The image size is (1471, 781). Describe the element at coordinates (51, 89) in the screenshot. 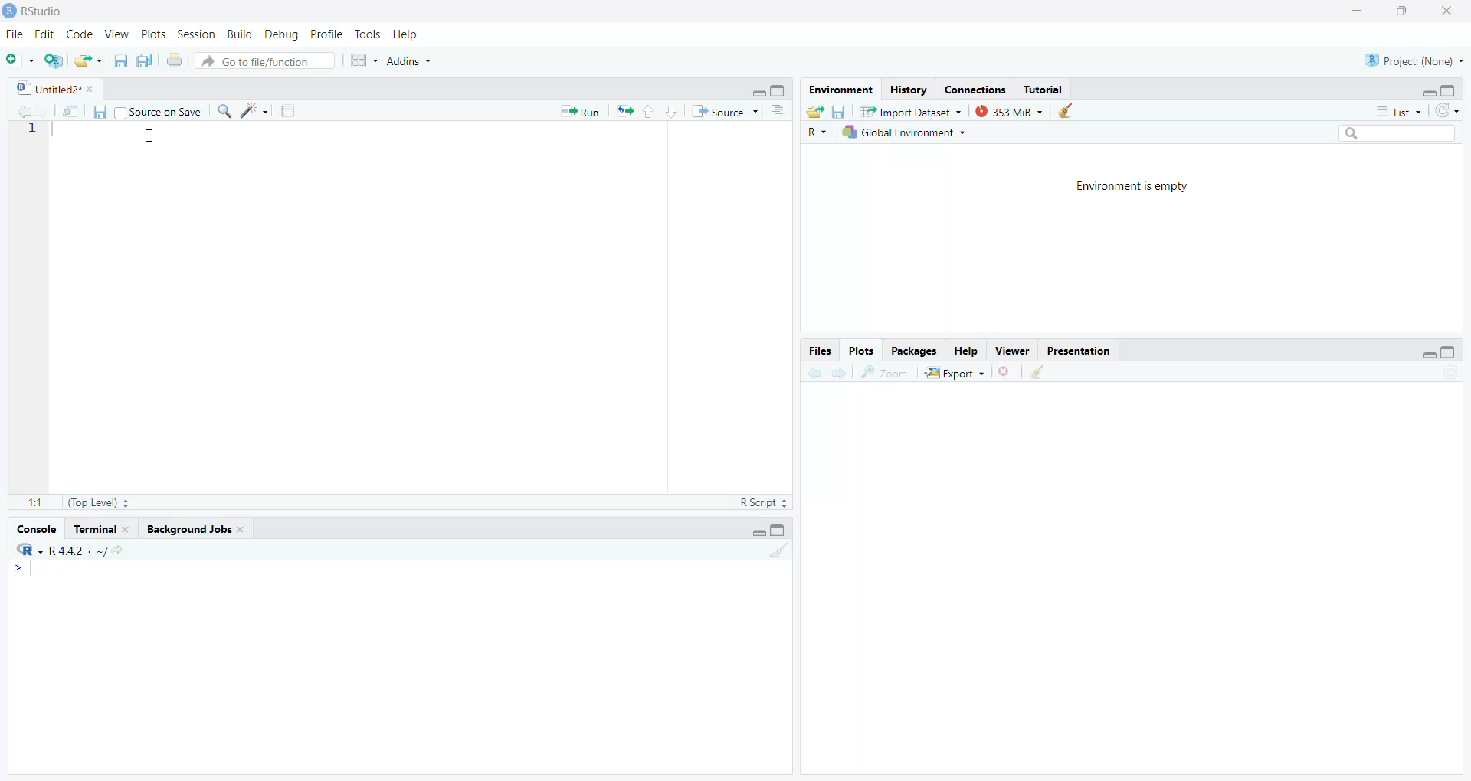

I see ` Untitled2` at that location.